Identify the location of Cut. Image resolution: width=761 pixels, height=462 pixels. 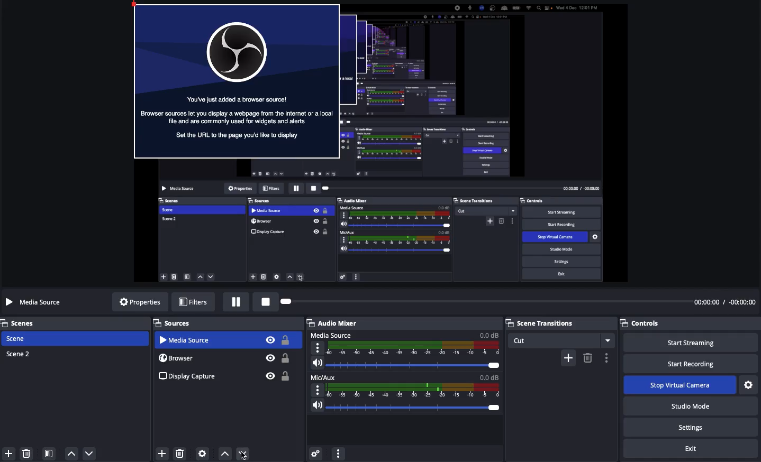
(563, 340).